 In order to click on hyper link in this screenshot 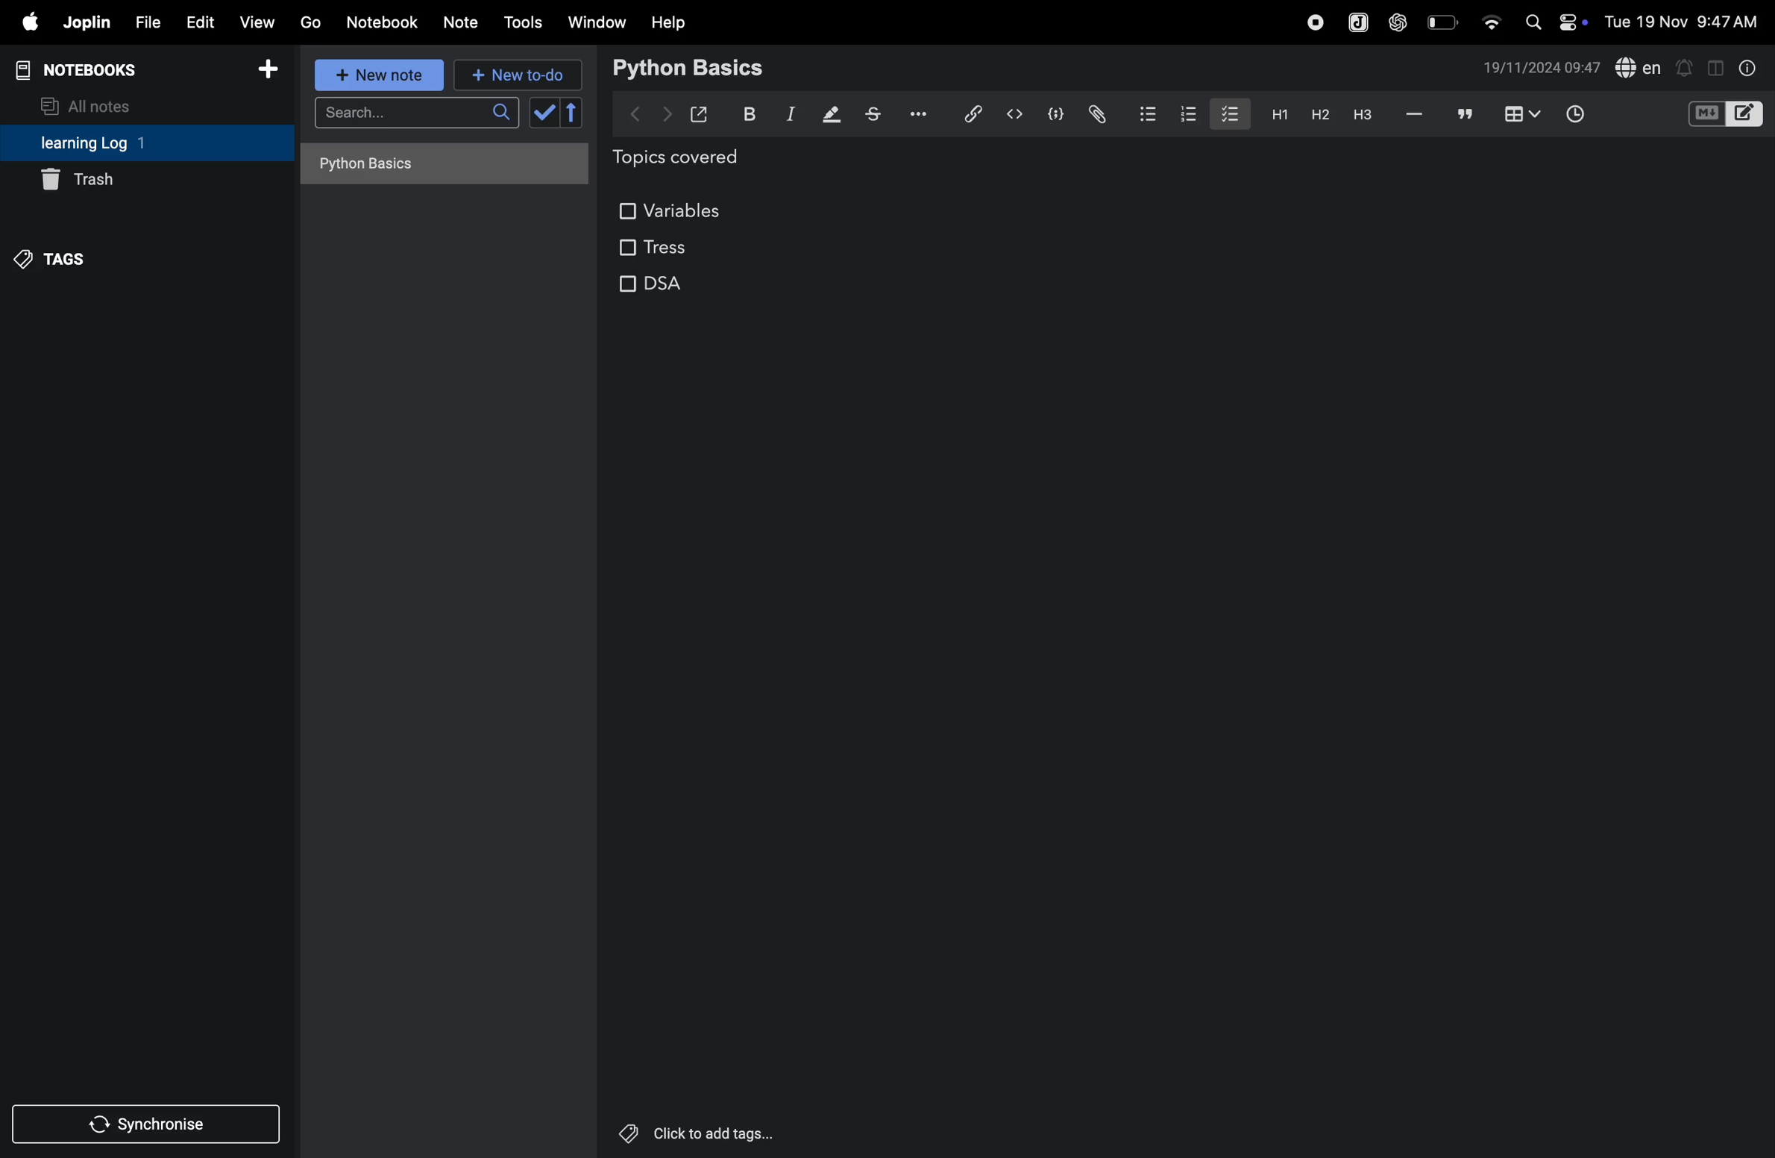, I will do `click(971, 113)`.